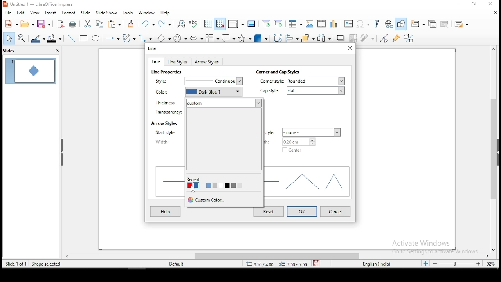 The image size is (501, 282). I want to click on line, so click(153, 49).